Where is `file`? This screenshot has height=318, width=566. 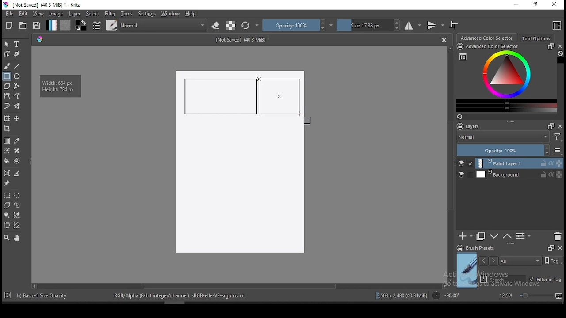 file is located at coordinates (9, 14).